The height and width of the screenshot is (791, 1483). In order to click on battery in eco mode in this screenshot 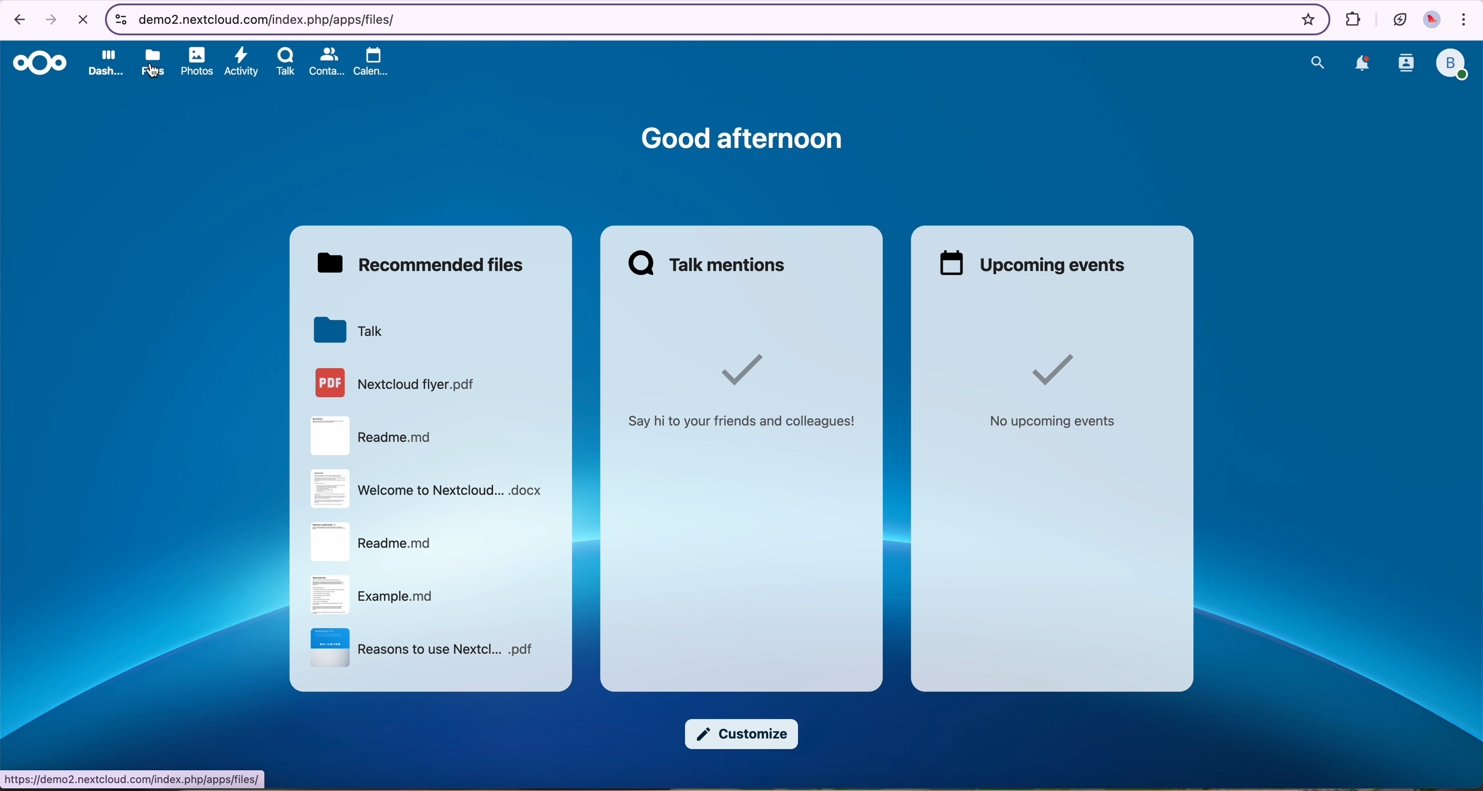, I will do `click(1398, 17)`.